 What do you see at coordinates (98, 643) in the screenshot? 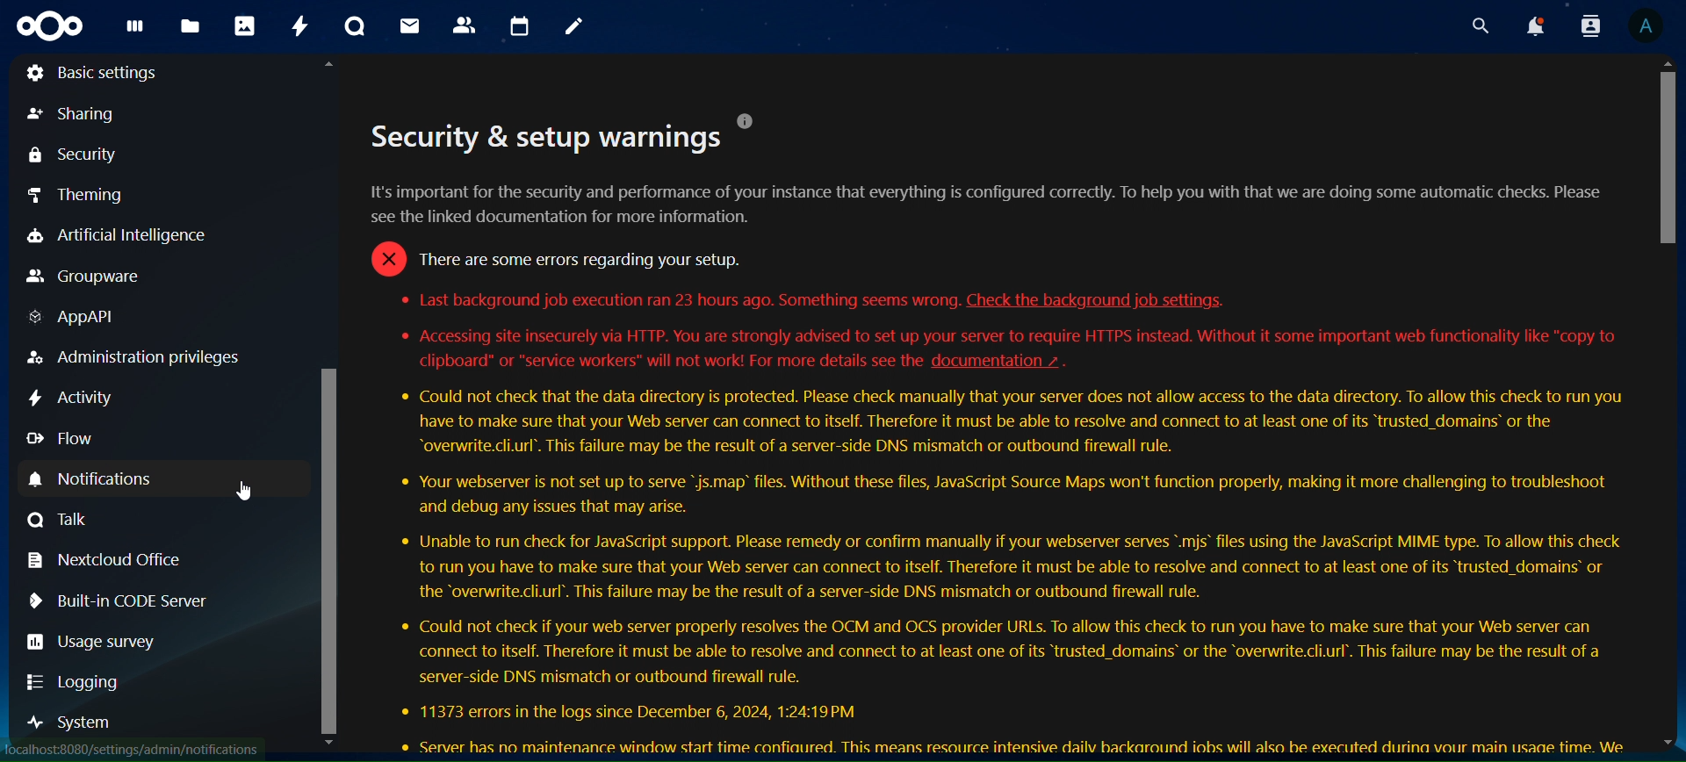
I see `usage survey` at bounding box center [98, 643].